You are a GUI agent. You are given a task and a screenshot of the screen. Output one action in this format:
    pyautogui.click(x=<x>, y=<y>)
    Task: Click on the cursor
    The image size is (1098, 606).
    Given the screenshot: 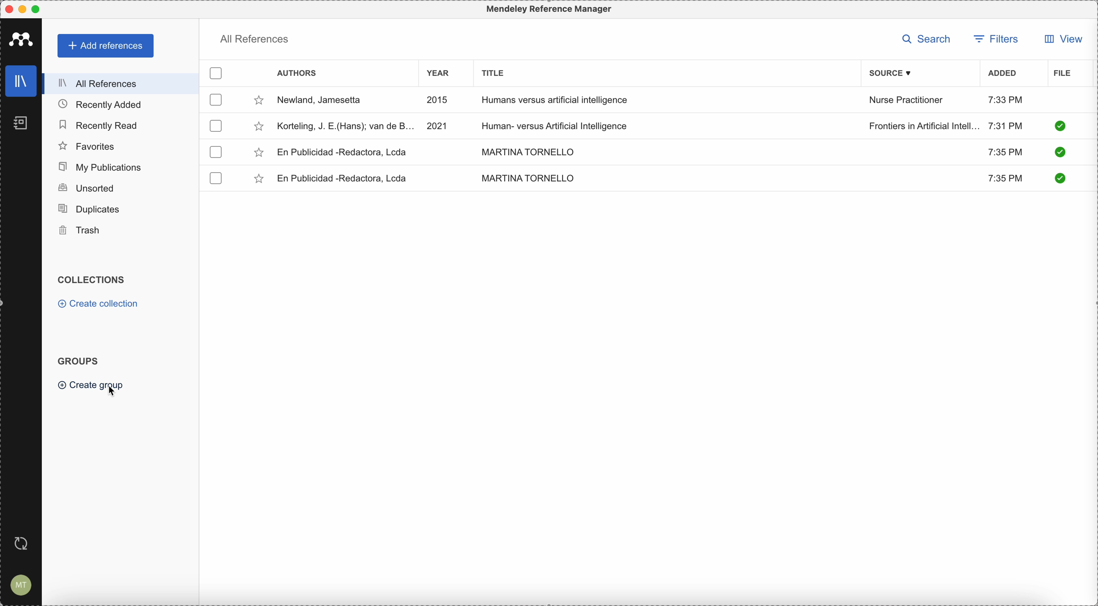 What is the action you would take?
    pyautogui.click(x=115, y=390)
    